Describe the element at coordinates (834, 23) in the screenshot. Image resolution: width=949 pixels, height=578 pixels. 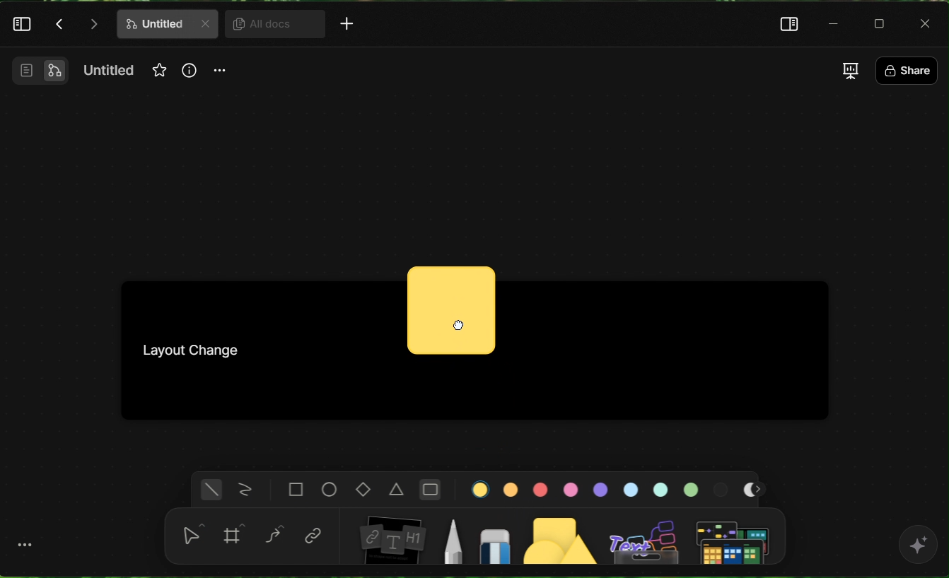
I see `minimize` at that location.